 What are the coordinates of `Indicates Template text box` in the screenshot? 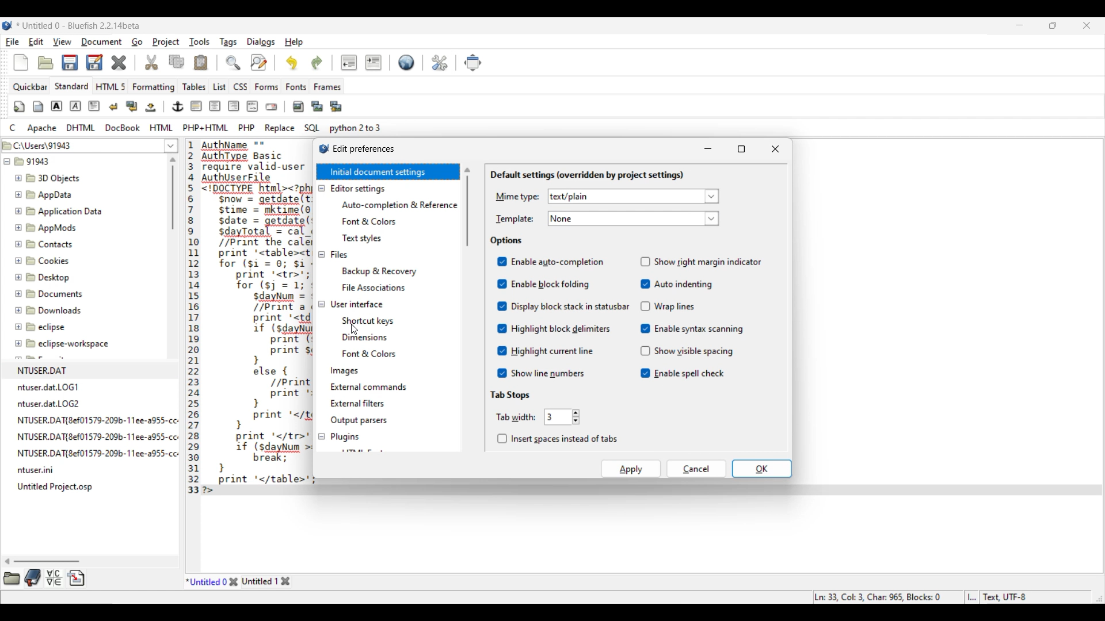 It's located at (515, 219).